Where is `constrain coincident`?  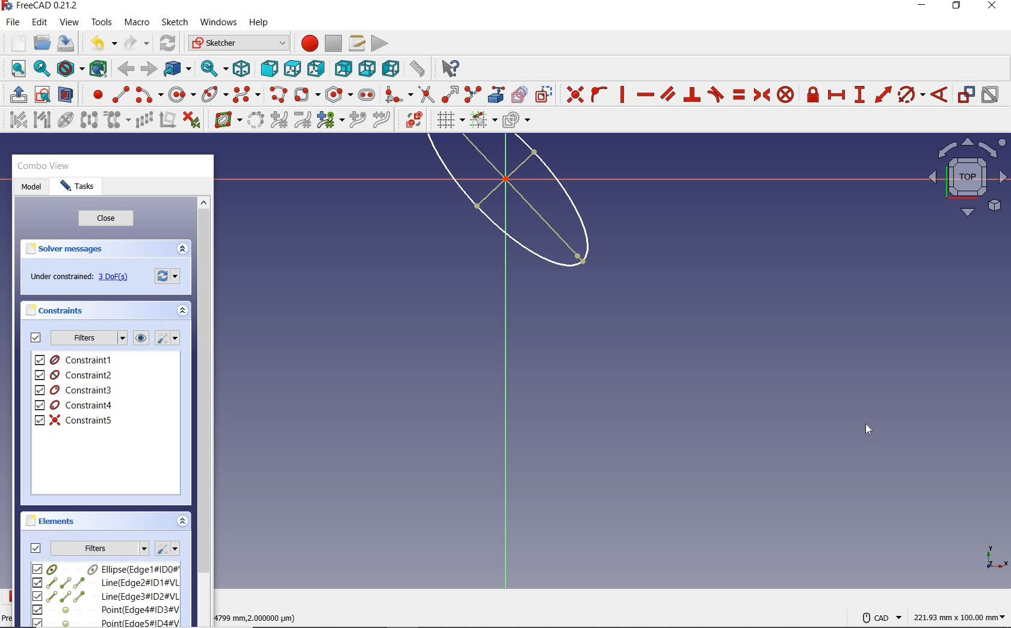
constrain coincident is located at coordinates (572, 94).